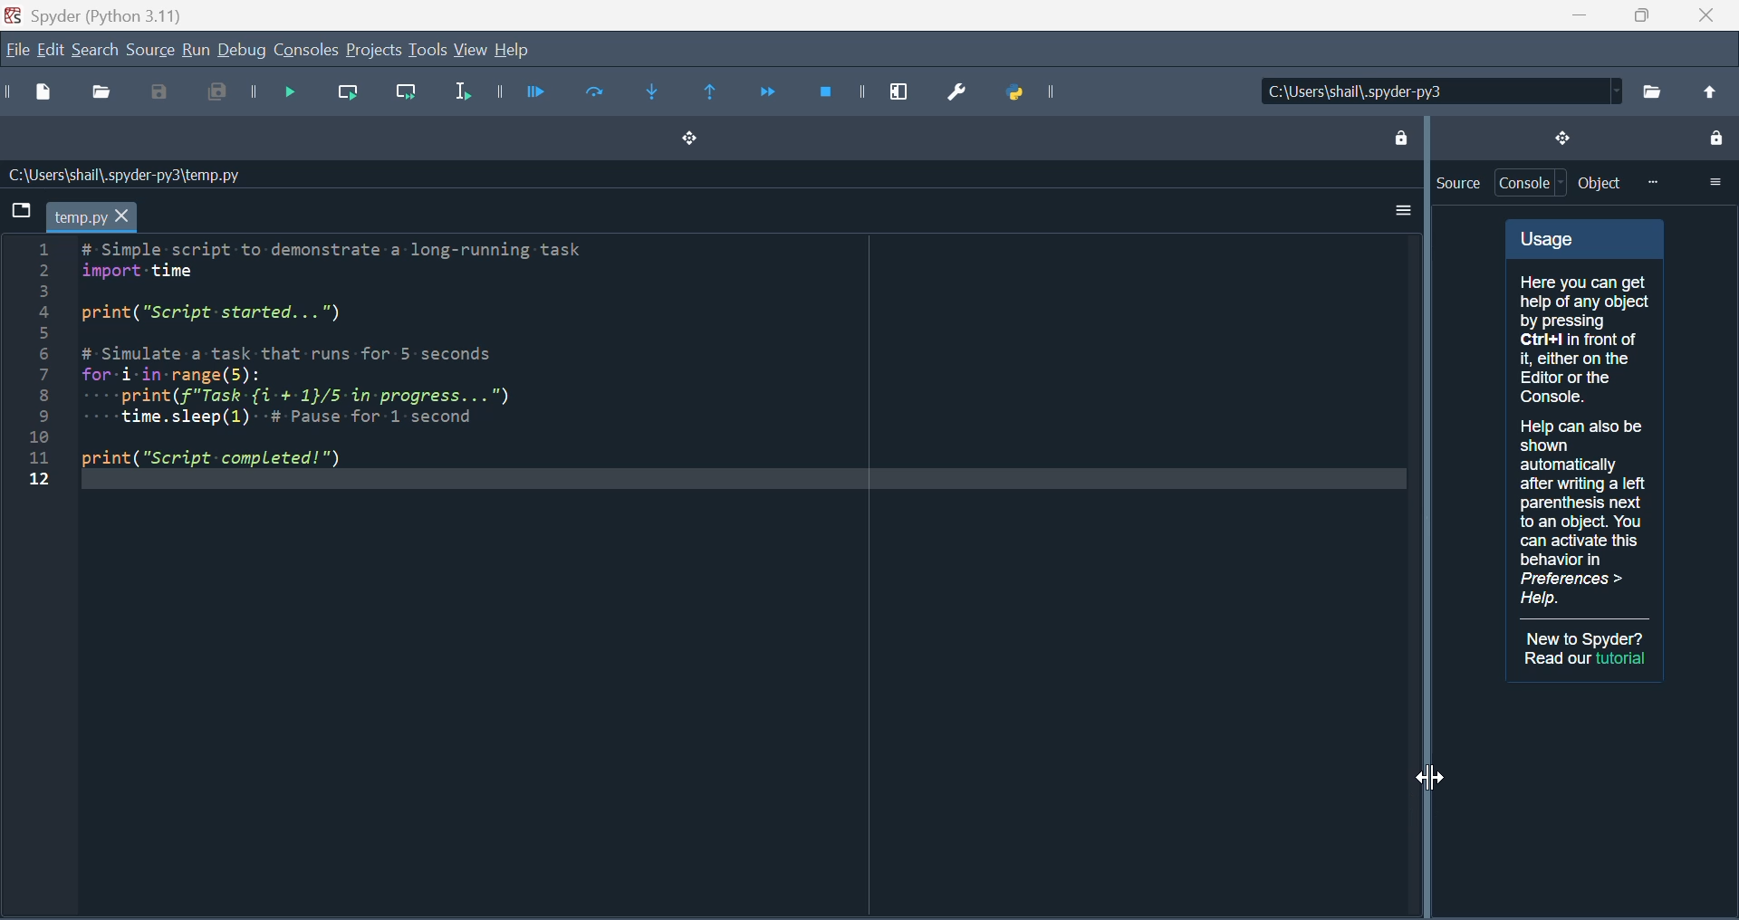 The image size is (1739, 920). What do you see at coordinates (373, 51) in the screenshot?
I see `Projects` at bounding box center [373, 51].